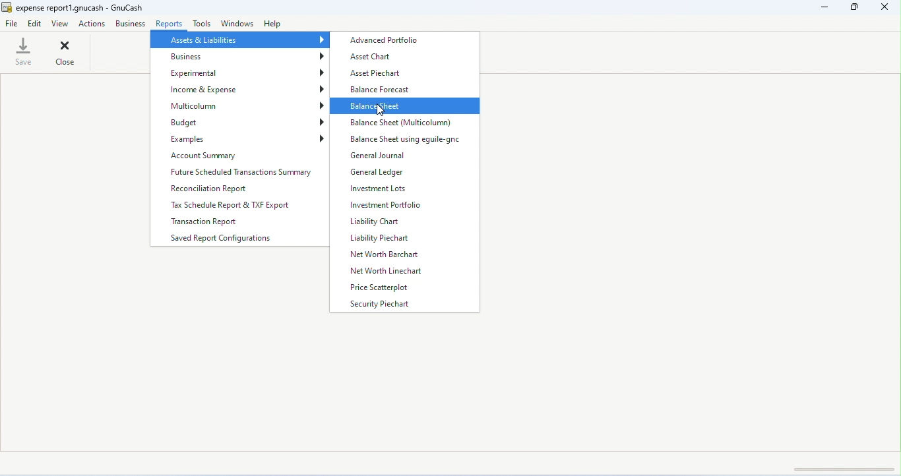 Image resolution: width=901 pixels, height=476 pixels. Describe the element at coordinates (239, 155) in the screenshot. I see `account summary` at that location.